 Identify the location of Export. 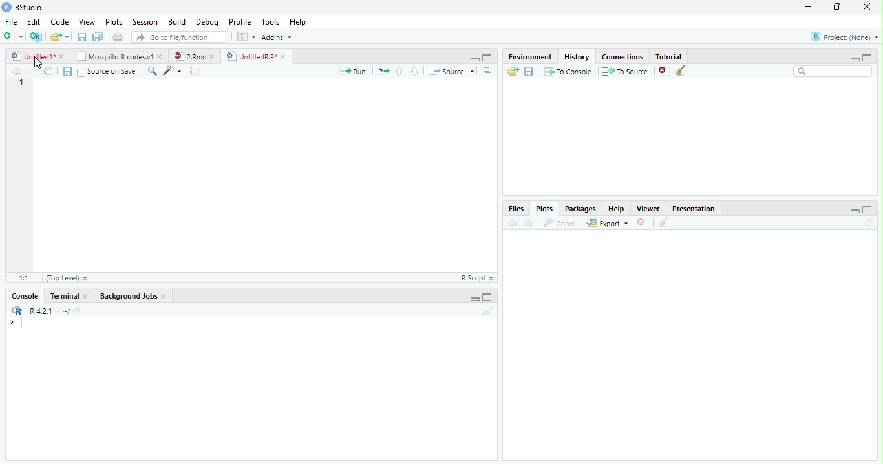
(608, 223).